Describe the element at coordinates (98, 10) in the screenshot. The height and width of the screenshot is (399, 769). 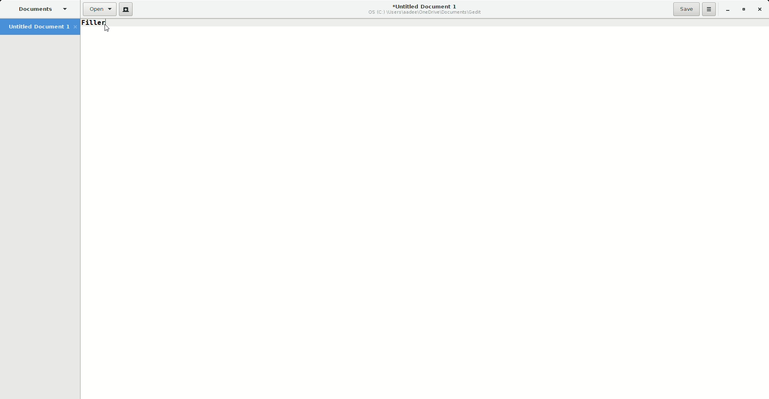
I see `Open` at that location.